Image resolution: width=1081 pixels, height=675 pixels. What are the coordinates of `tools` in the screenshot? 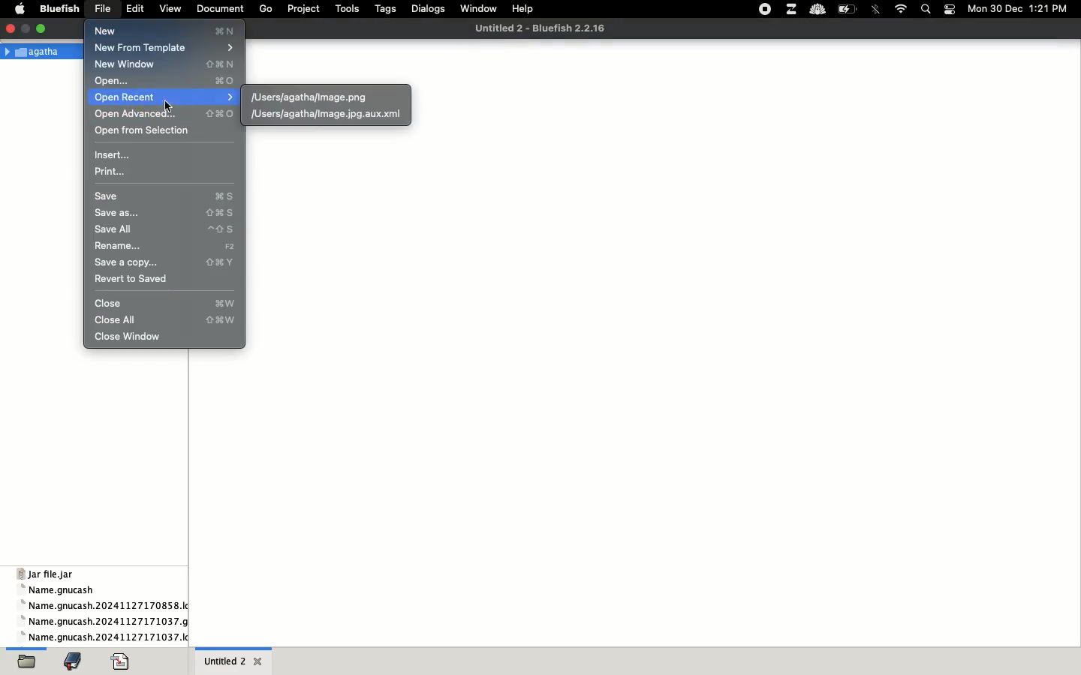 It's located at (350, 8).